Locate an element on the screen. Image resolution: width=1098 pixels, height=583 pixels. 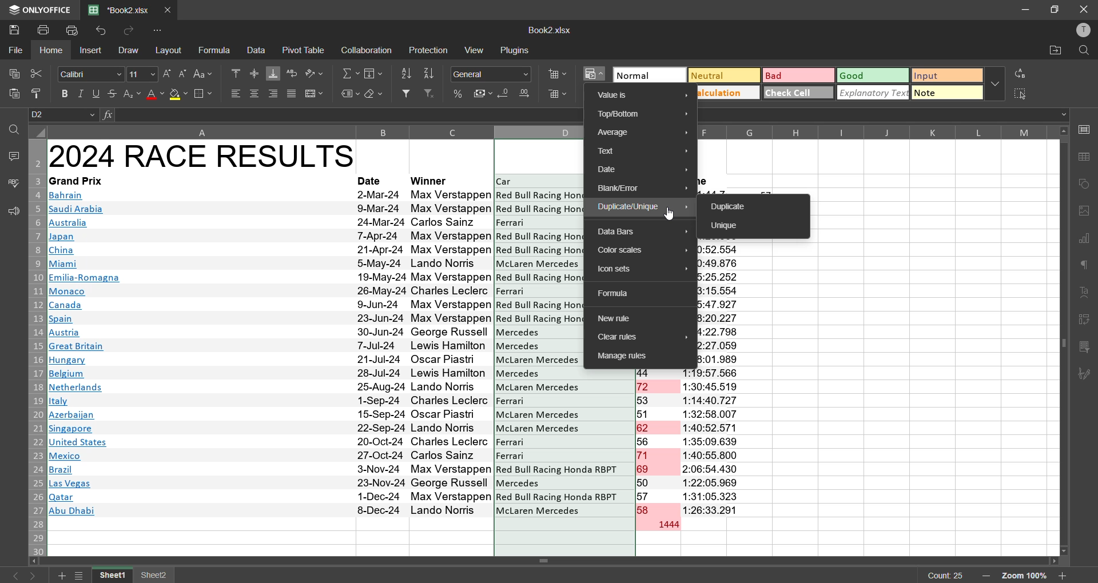
scrollbar is located at coordinates (1063, 341).